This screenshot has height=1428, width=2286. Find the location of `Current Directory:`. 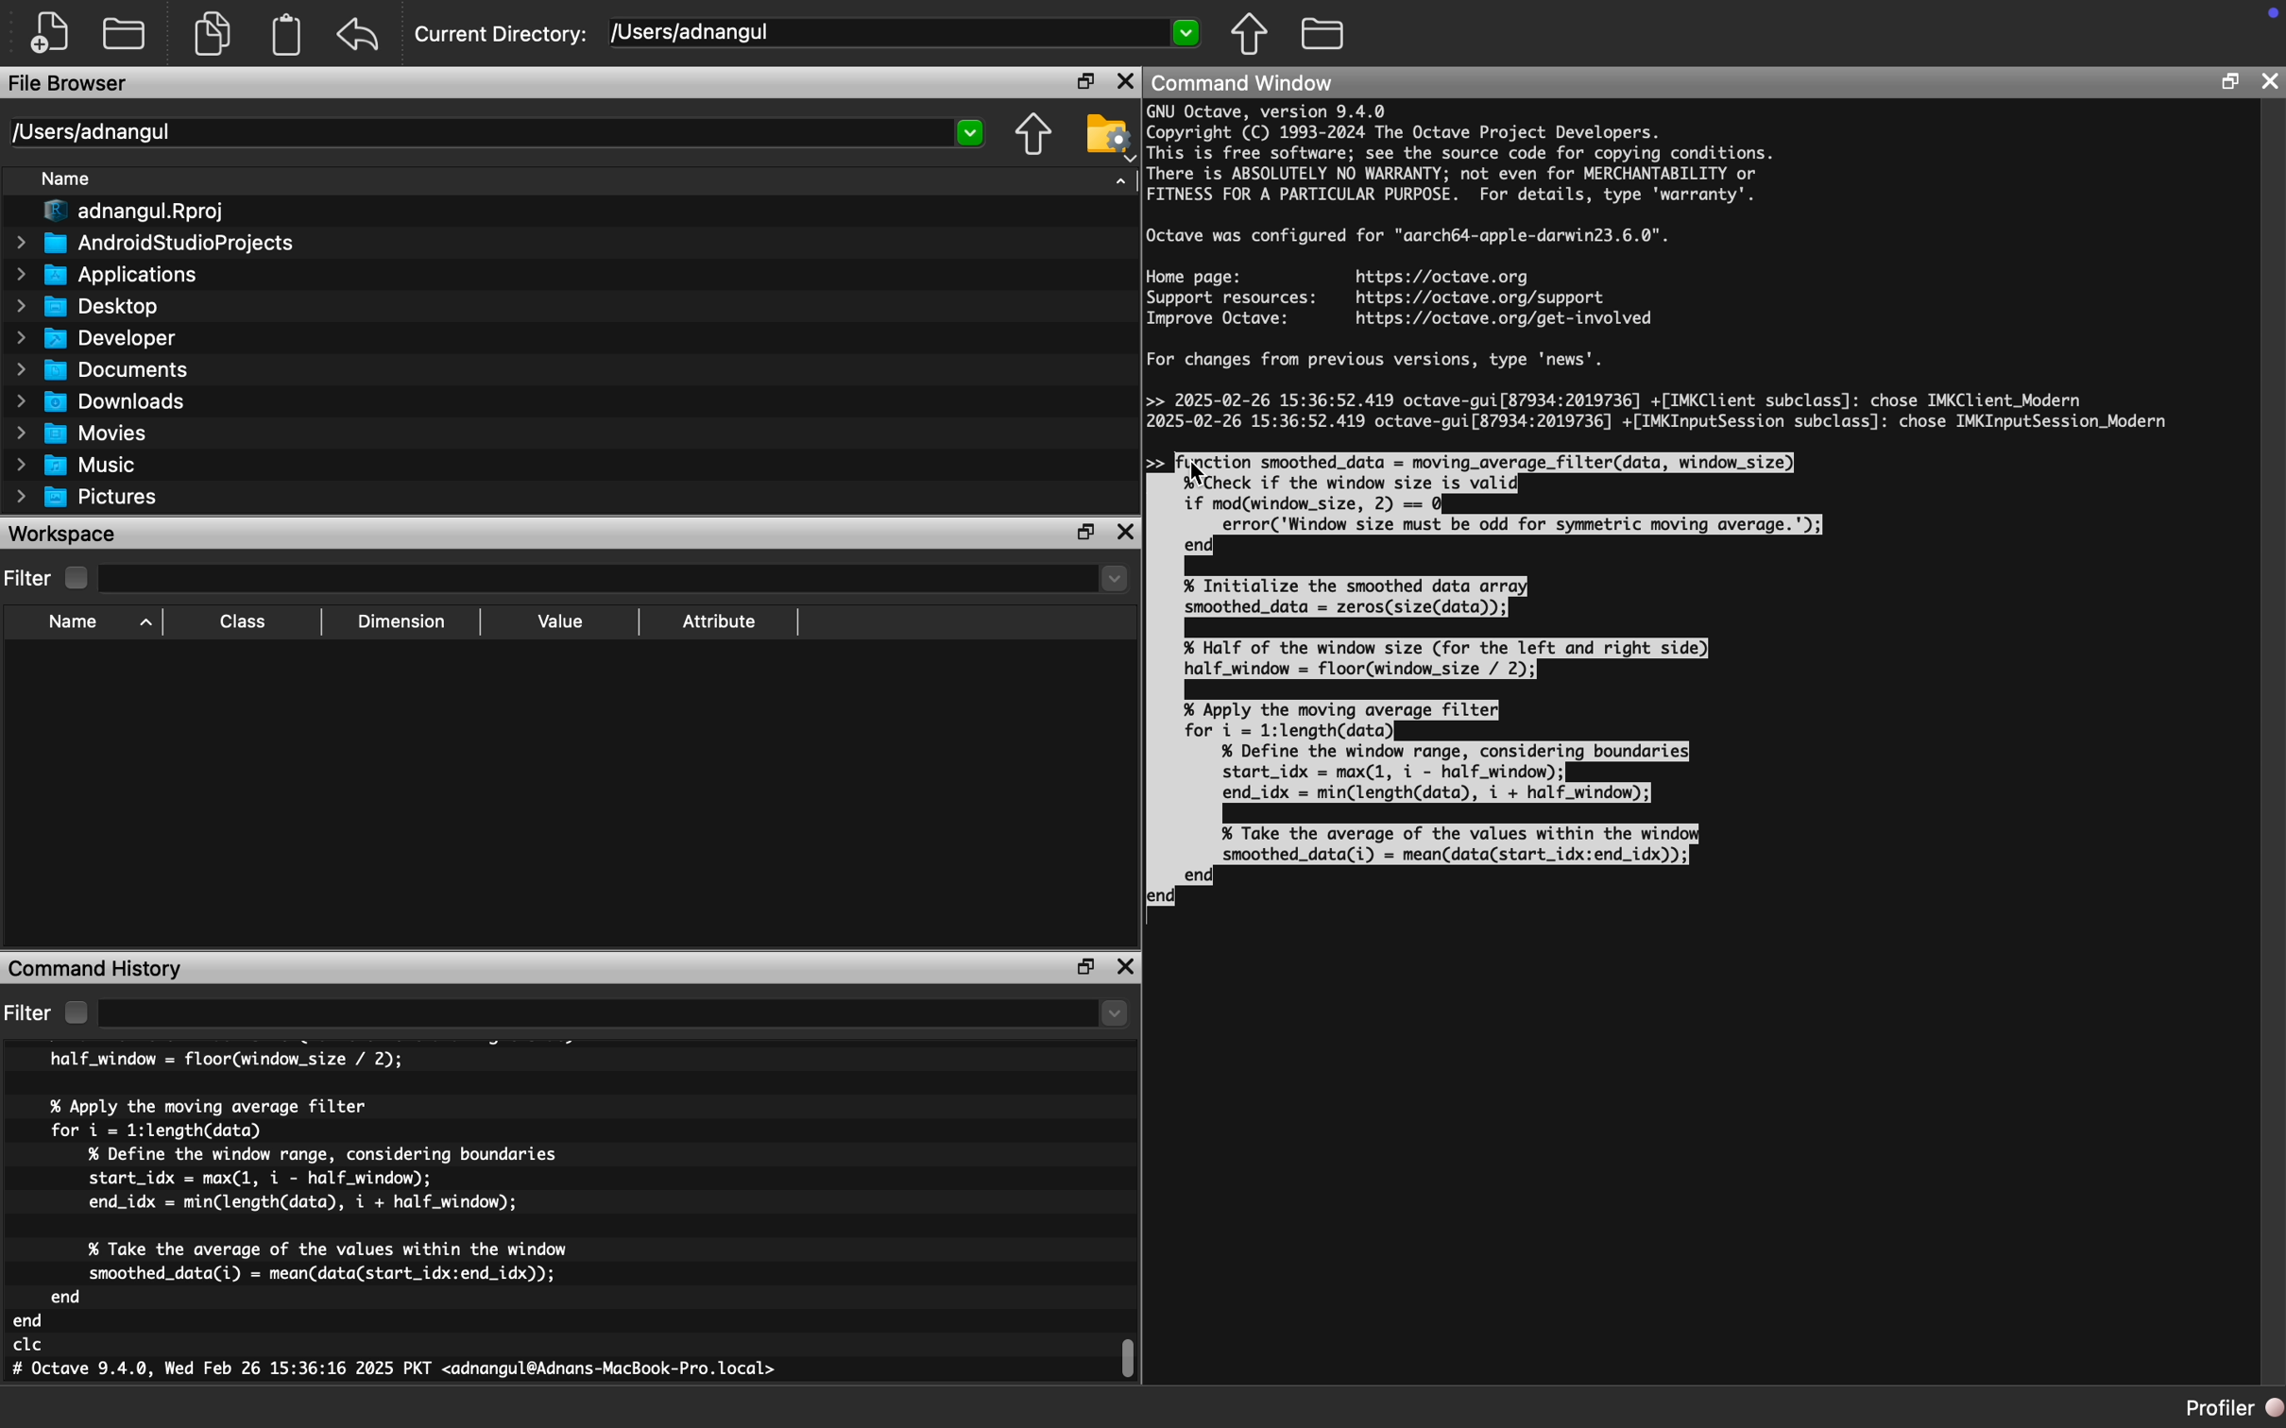

Current Directory: is located at coordinates (504, 37).